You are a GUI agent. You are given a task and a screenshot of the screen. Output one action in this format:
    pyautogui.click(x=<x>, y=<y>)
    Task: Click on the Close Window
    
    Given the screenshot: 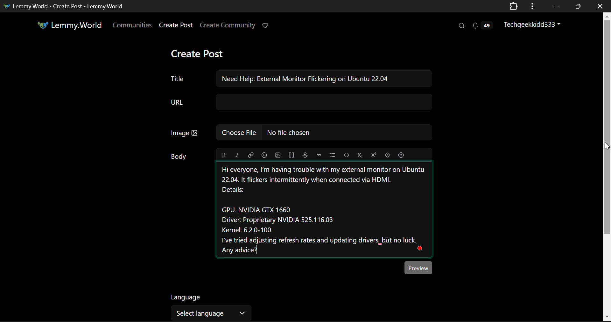 What is the action you would take?
    pyautogui.click(x=601, y=6)
    